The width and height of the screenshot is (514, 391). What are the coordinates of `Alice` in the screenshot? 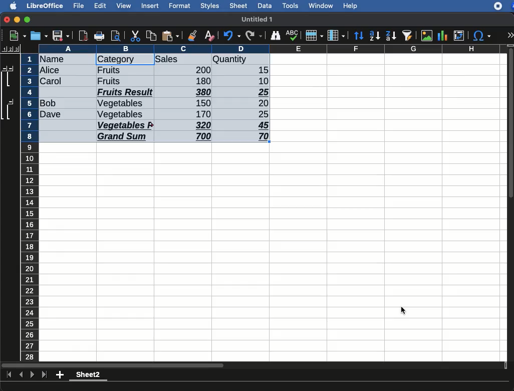 It's located at (55, 71).